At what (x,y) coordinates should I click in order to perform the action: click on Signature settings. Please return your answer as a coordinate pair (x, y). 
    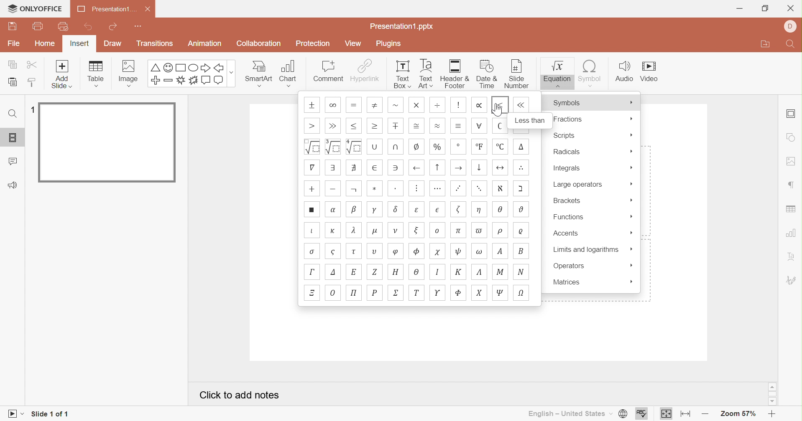
    Looking at the image, I should click on (790, 280).